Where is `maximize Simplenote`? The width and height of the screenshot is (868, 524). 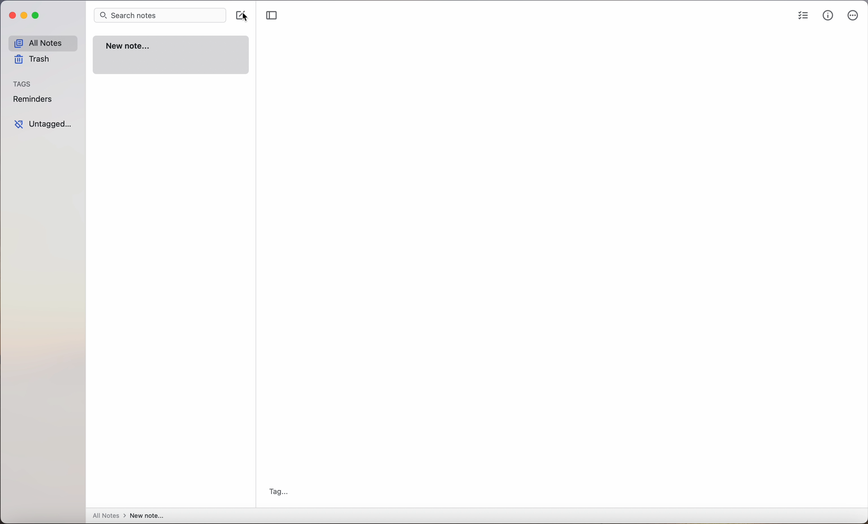 maximize Simplenote is located at coordinates (37, 16).